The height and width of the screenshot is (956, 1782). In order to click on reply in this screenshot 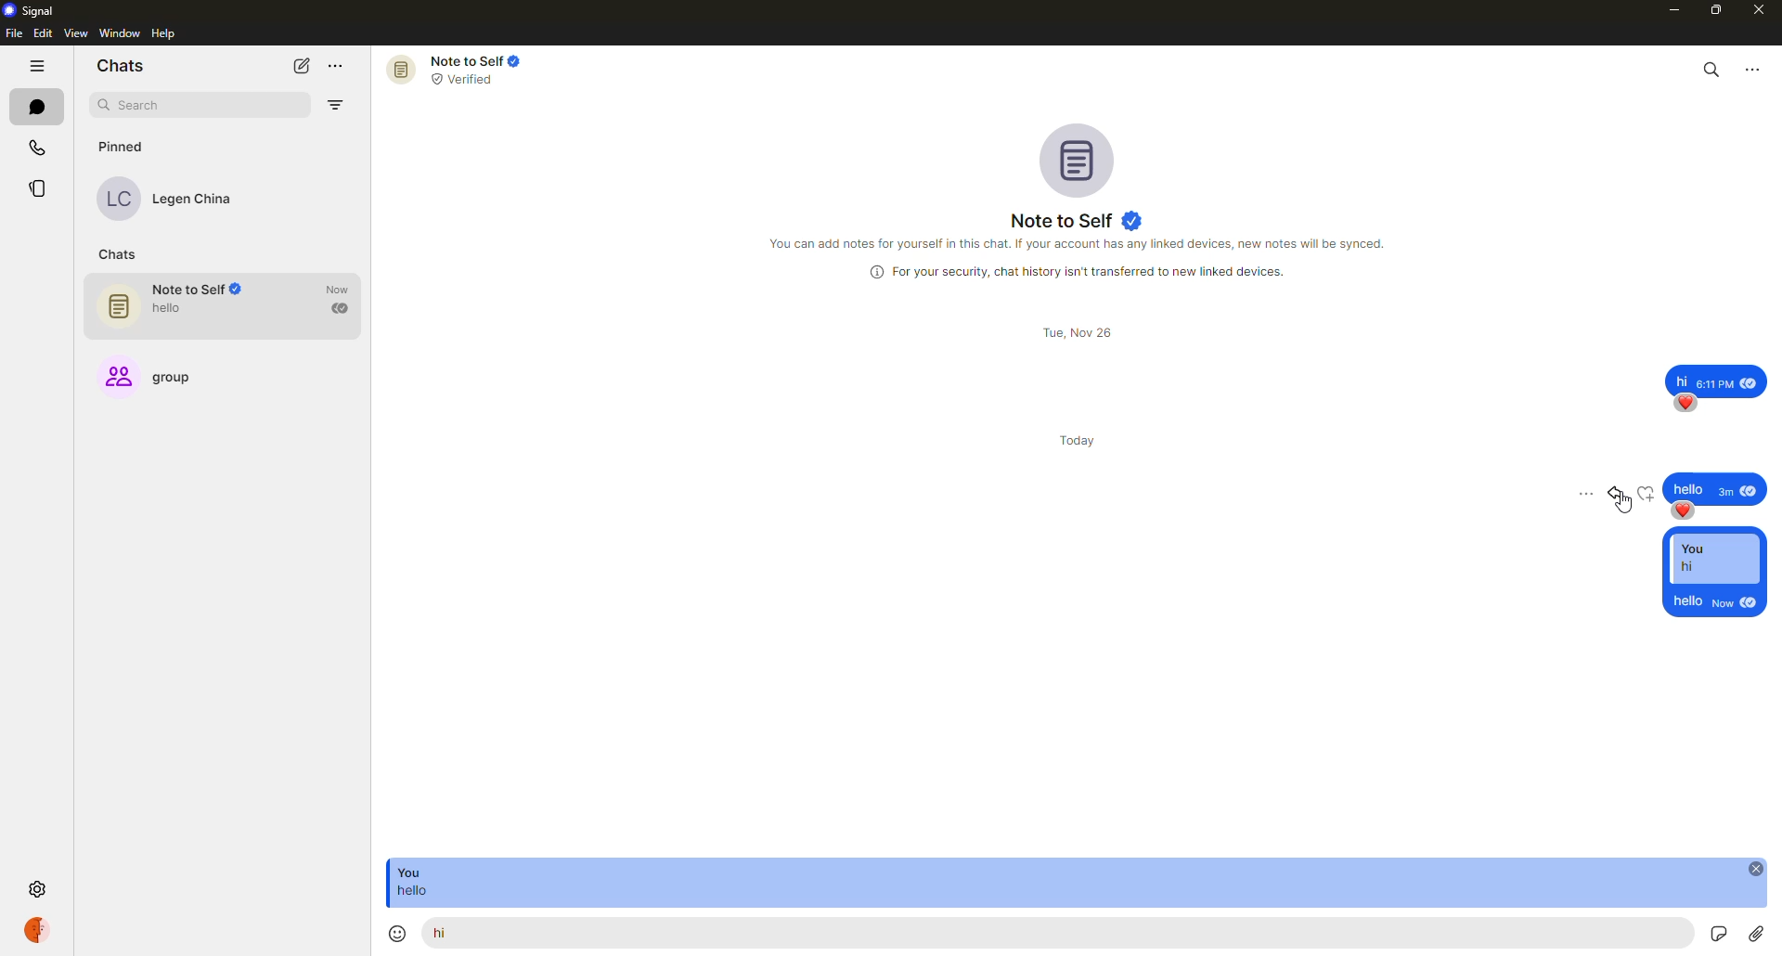, I will do `click(1619, 495)`.